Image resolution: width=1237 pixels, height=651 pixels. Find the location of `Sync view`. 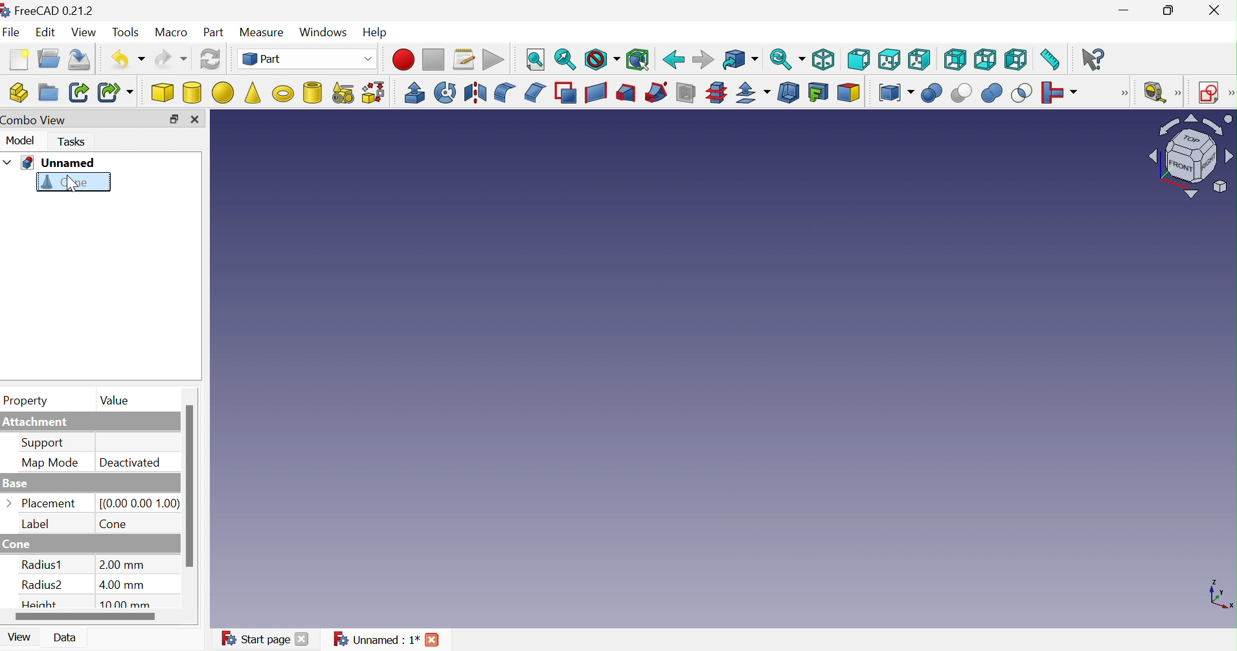

Sync view is located at coordinates (787, 59).